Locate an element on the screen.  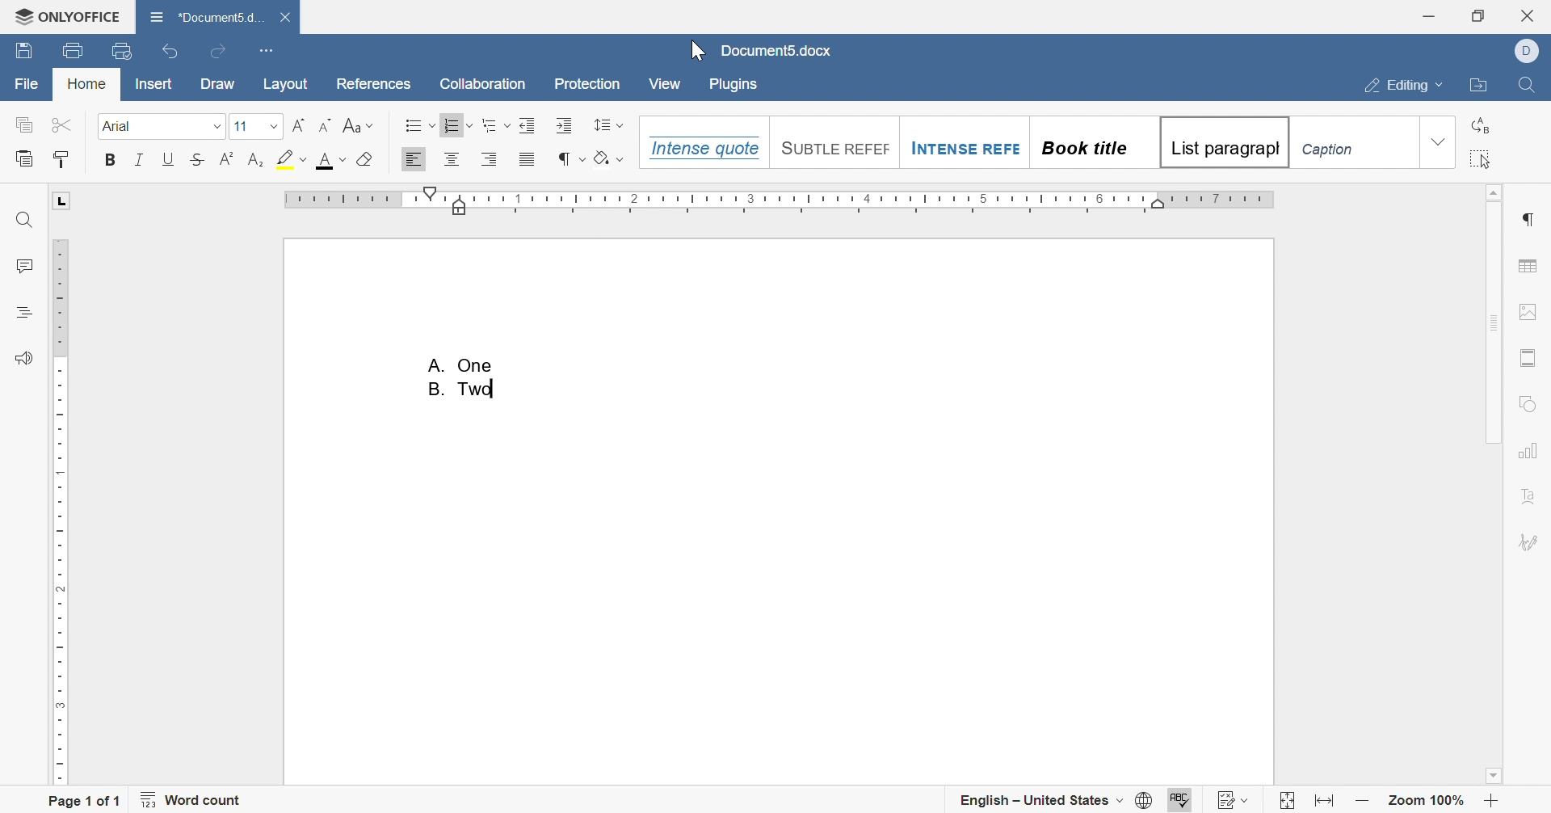
quick print is located at coordinates (124, 50).